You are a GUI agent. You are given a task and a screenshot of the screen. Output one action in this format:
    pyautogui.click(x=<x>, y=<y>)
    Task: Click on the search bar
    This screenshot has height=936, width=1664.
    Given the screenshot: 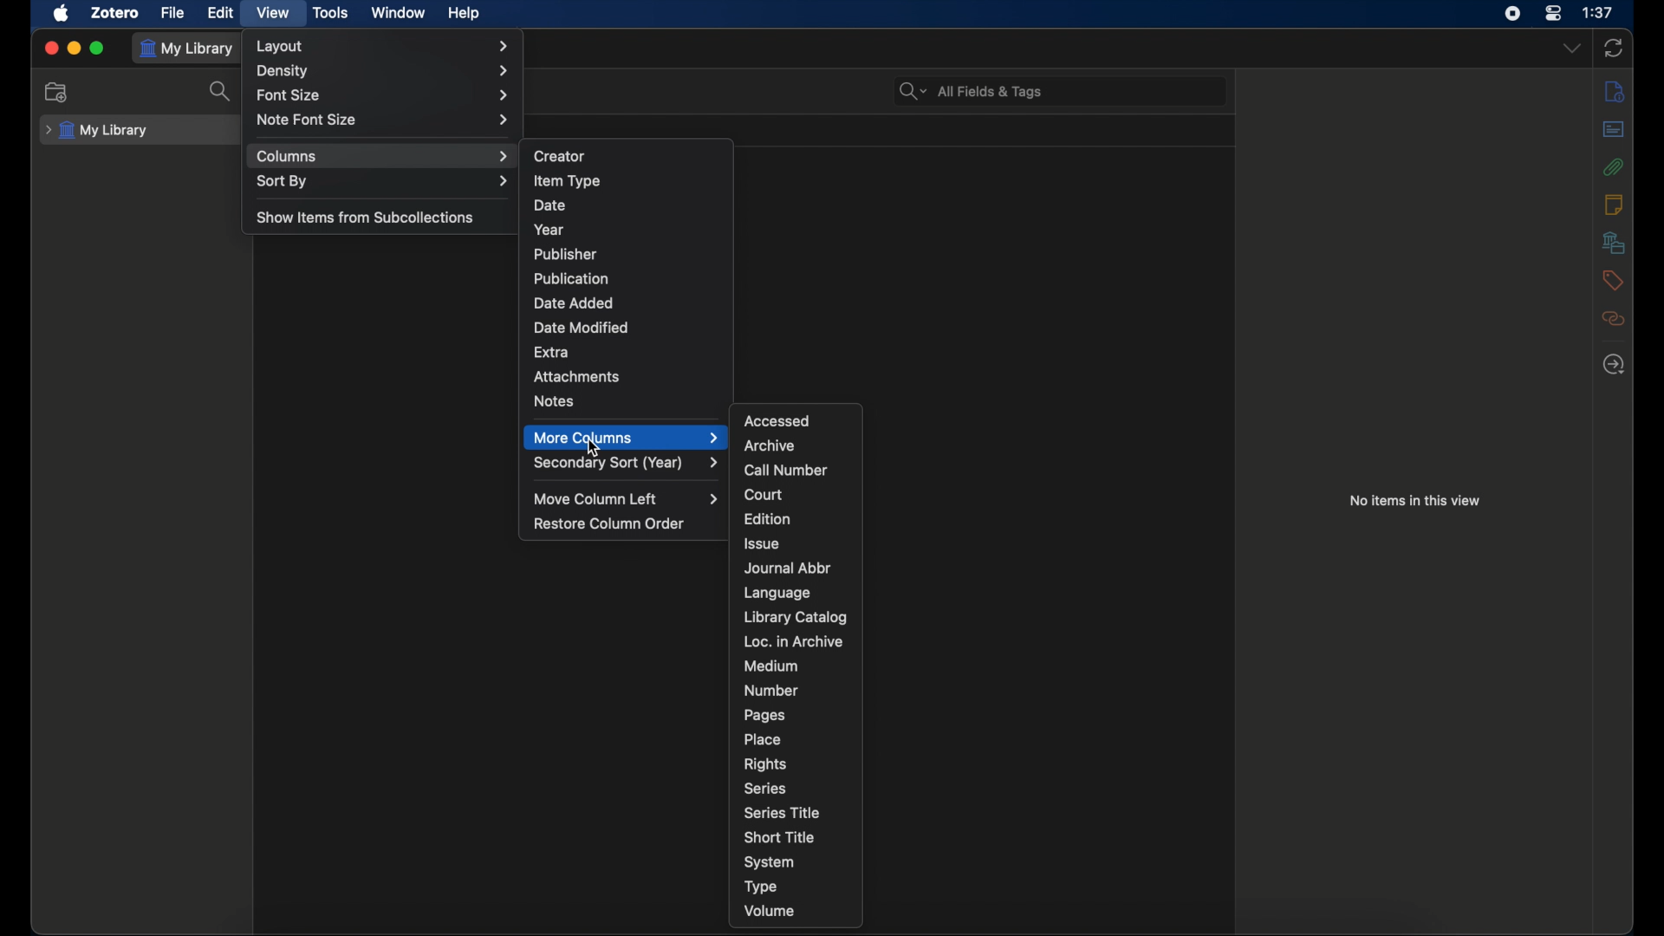 What is the action you would take?
    pyautogui.click(x=972, y=91)
    